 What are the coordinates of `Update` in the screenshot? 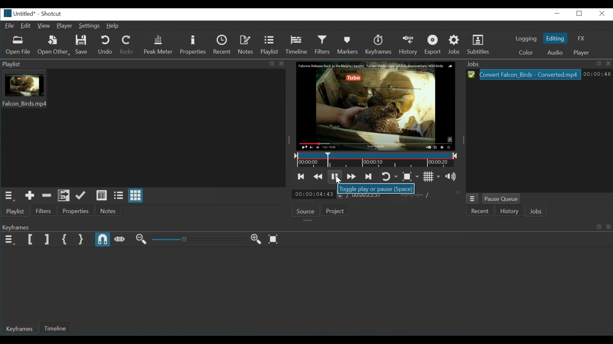 It's located at (81, 196).